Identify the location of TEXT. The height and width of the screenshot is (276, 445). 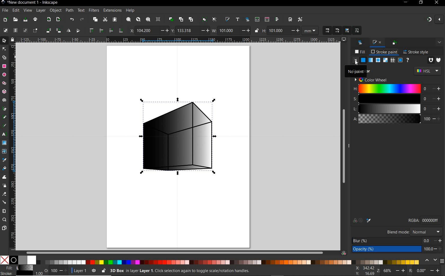
(81, 10).